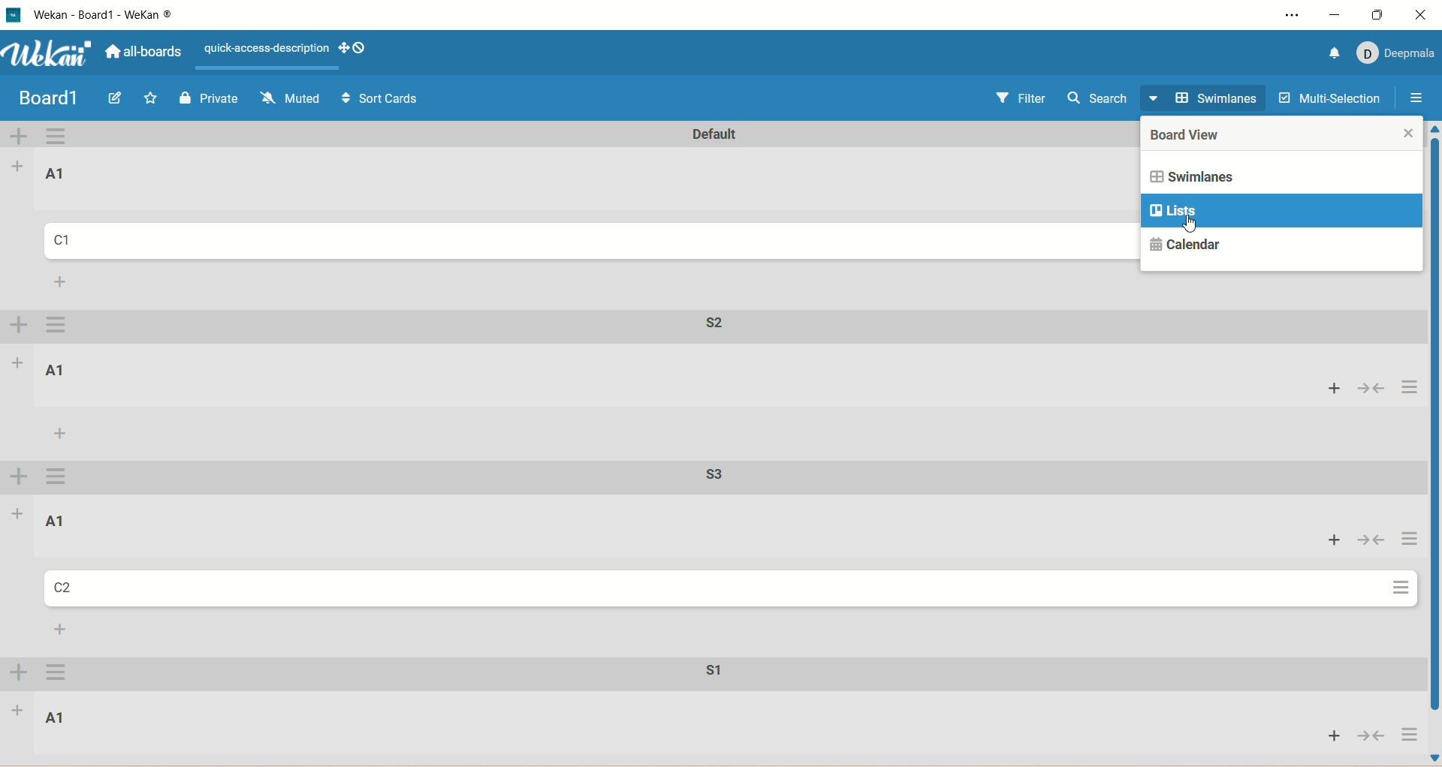 The width and height of the screenshot is (1442, 767). What do you see at coordinates (1225, 176) in the screenshot?
I see `swimlanes` at bounding box center [1225, 176].